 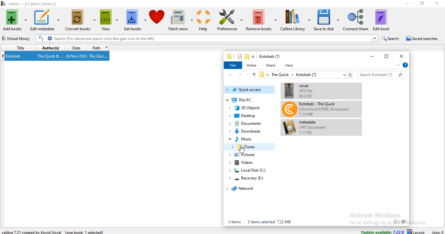 I want to click on restore, so click(x=421, y=3).